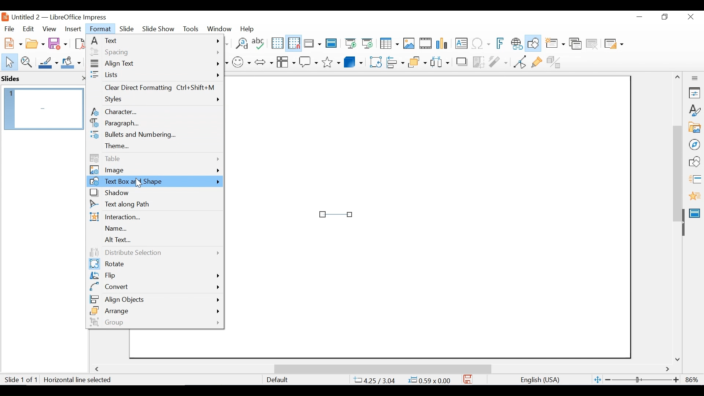 The image size is (704, 396). What do you see at coordinates (277, 380) in the screenshot?
I see `Default` at bounding box center [277, 380].